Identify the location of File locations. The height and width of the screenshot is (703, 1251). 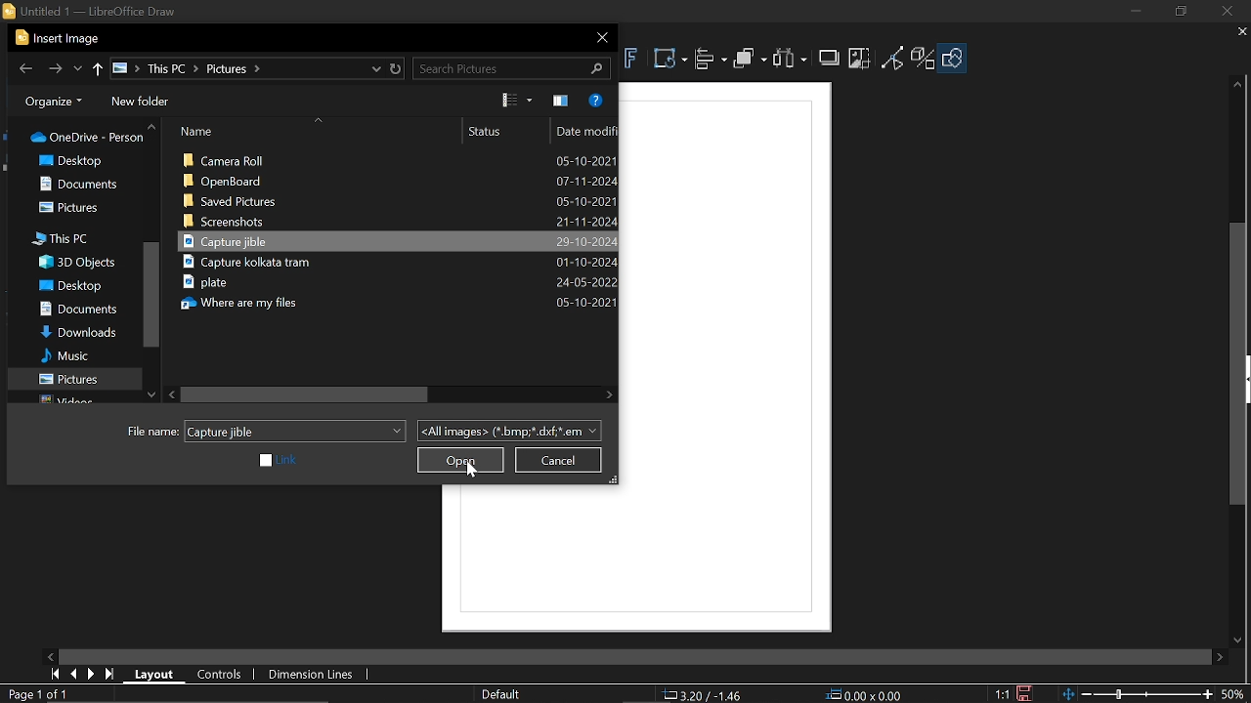
(248, 68).